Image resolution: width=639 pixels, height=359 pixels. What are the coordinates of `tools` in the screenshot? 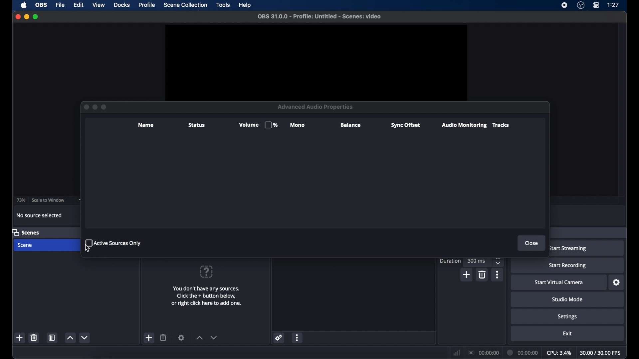 It's located at (224, 5).